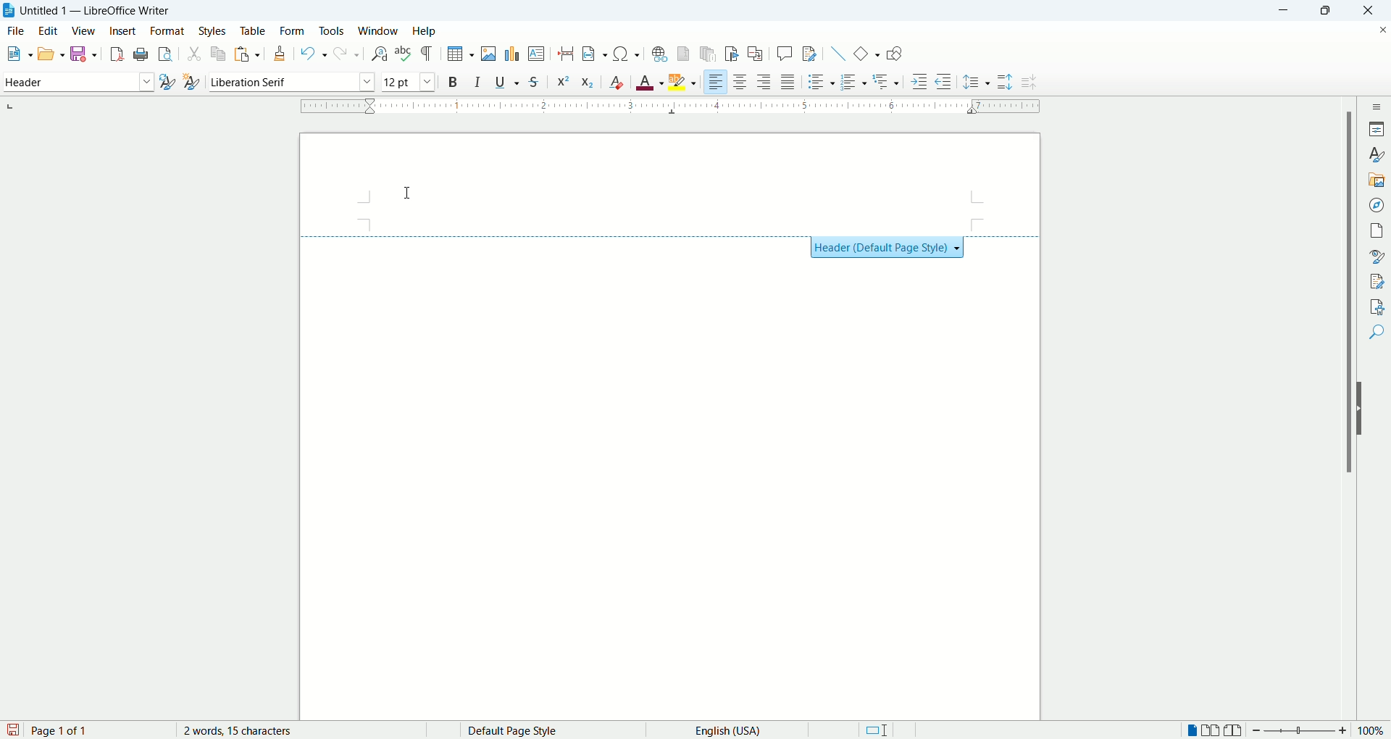  I want to click on minimize, so click(1281, 9).